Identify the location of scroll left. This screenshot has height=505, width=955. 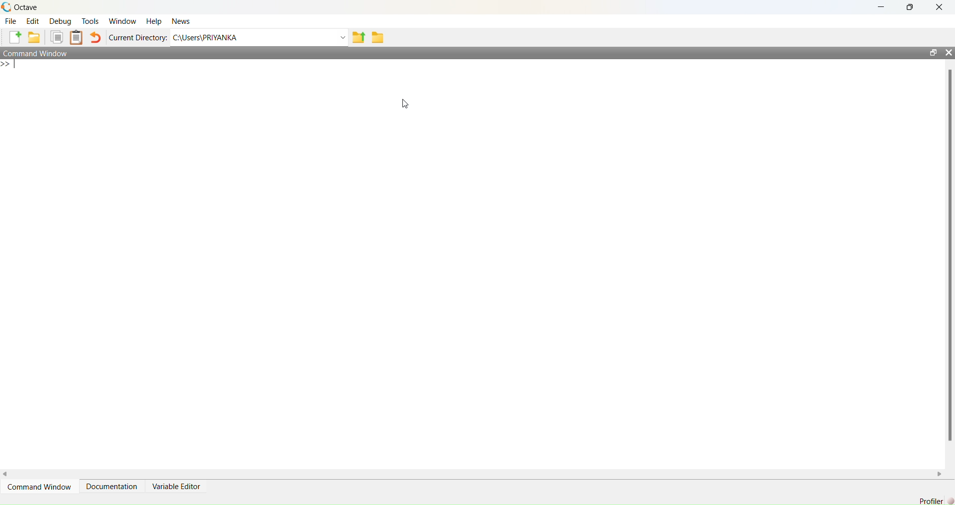
(5, 473).